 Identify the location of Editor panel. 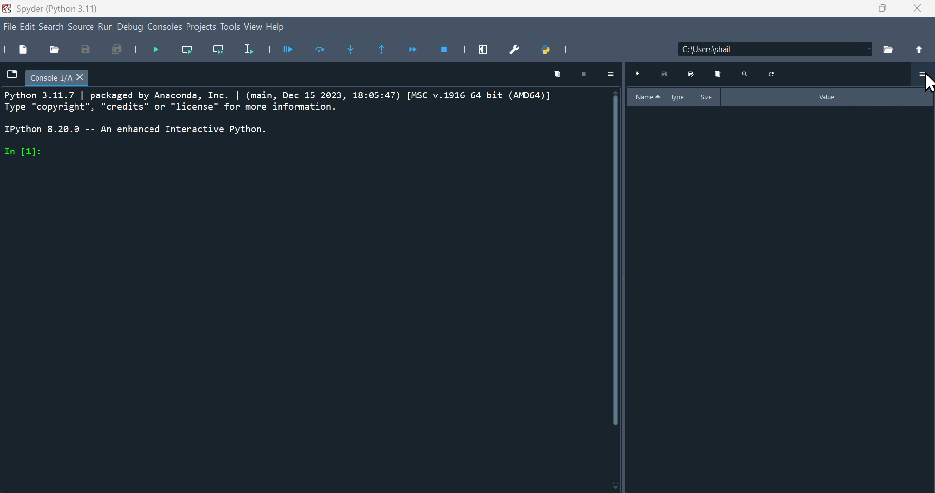
(311, 289).